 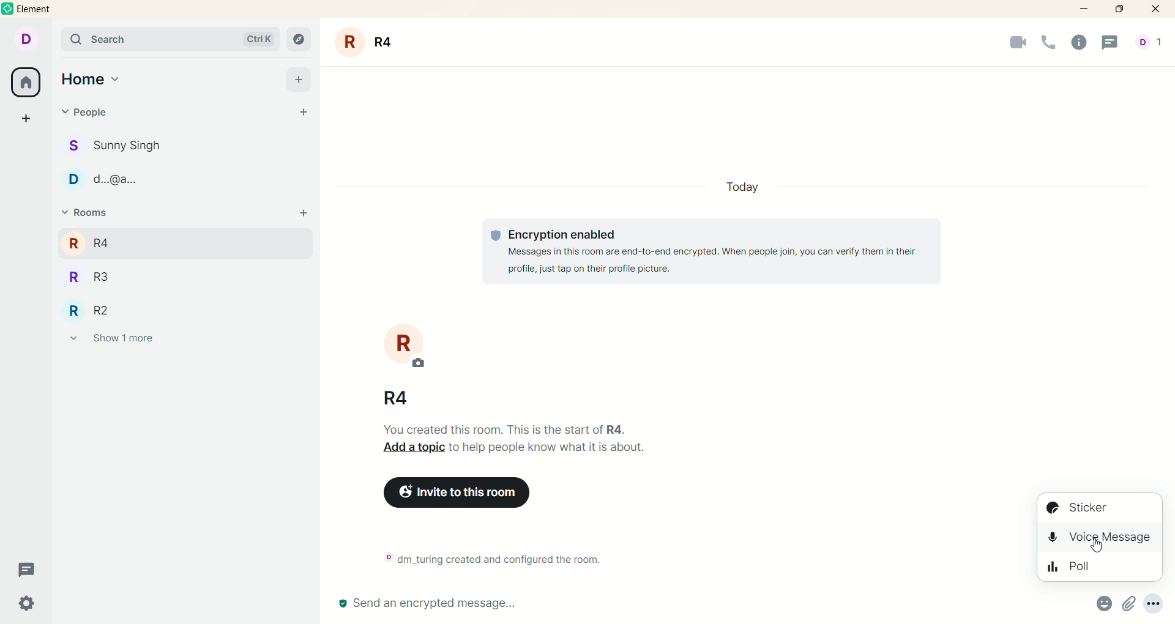 What do you see at coordinates (500, 557) in the screenshot?
I see `text` at bounding box center [500, 557].